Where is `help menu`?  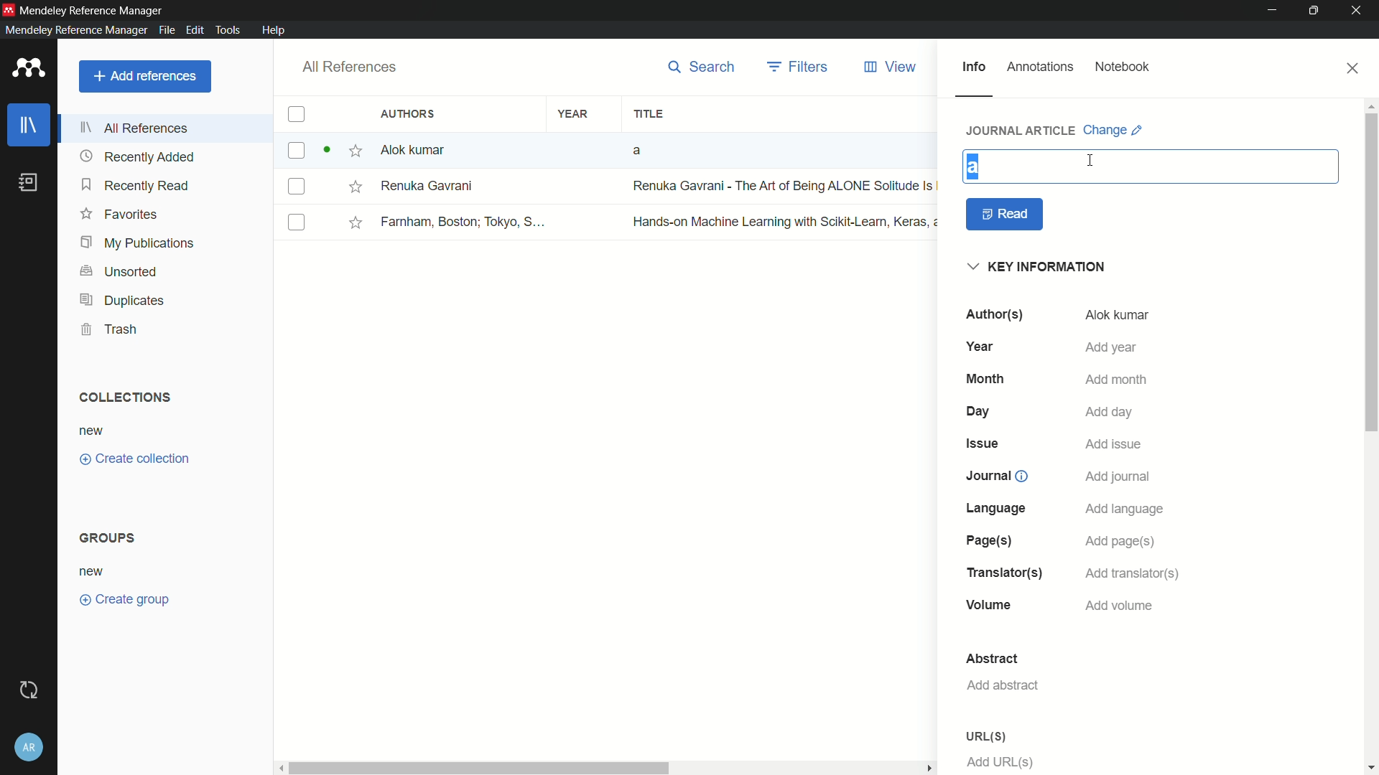
help menu is located at coordinates (273, 30).